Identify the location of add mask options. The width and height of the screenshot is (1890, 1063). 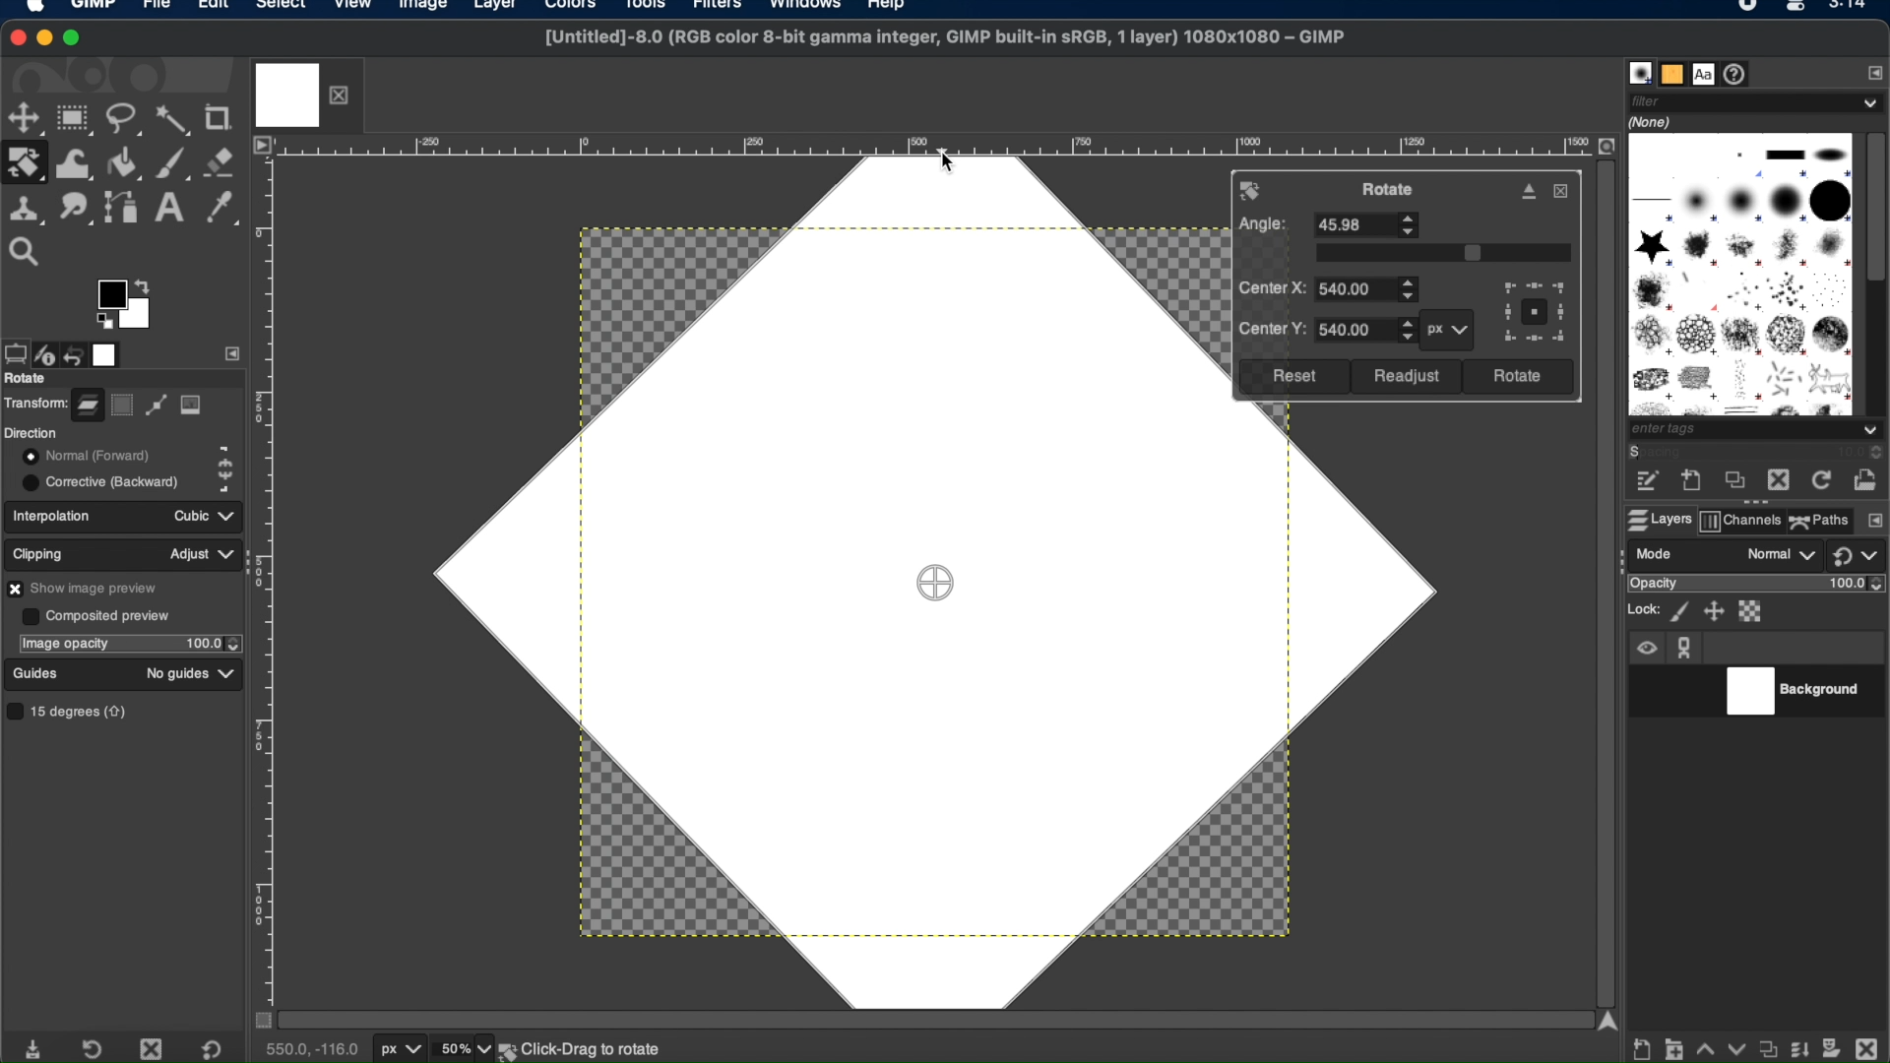
(1832, 1046).